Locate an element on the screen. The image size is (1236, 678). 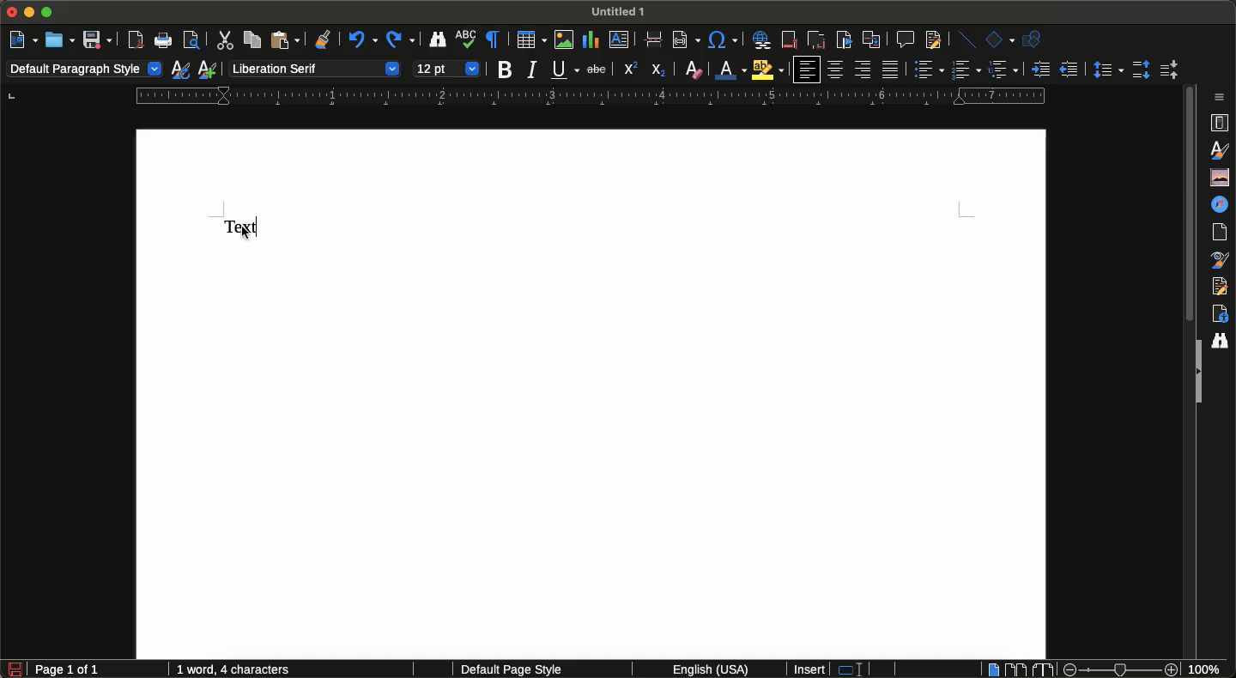
Insert chart is located at coordinates (591, 39).